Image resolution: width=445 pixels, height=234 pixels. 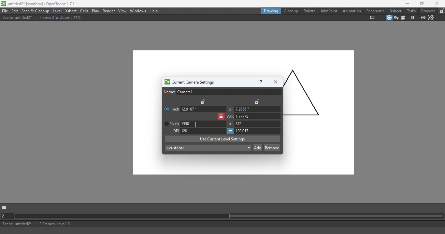 What do you see at coordinates (5, 11) in the screenshot?
I see `File` at bounding box center [5, 11].